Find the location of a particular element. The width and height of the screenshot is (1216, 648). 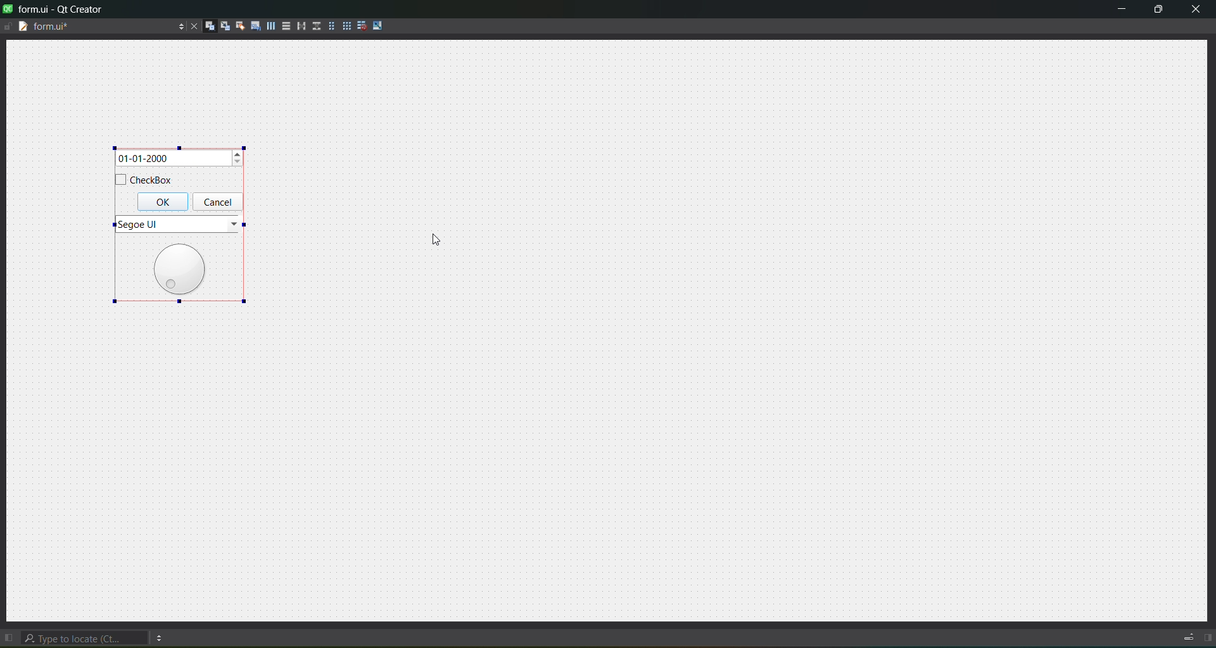

layout in a grid is located at coordinates (346, 25).